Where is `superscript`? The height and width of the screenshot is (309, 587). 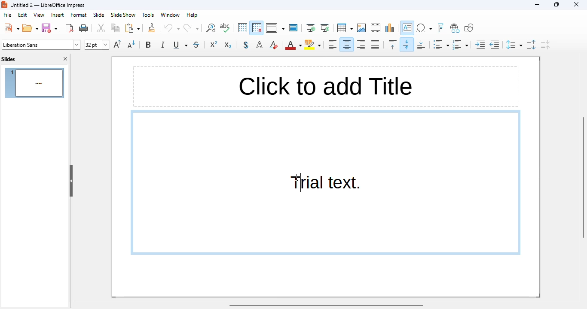 superscript is located at coordinates (214, 44).